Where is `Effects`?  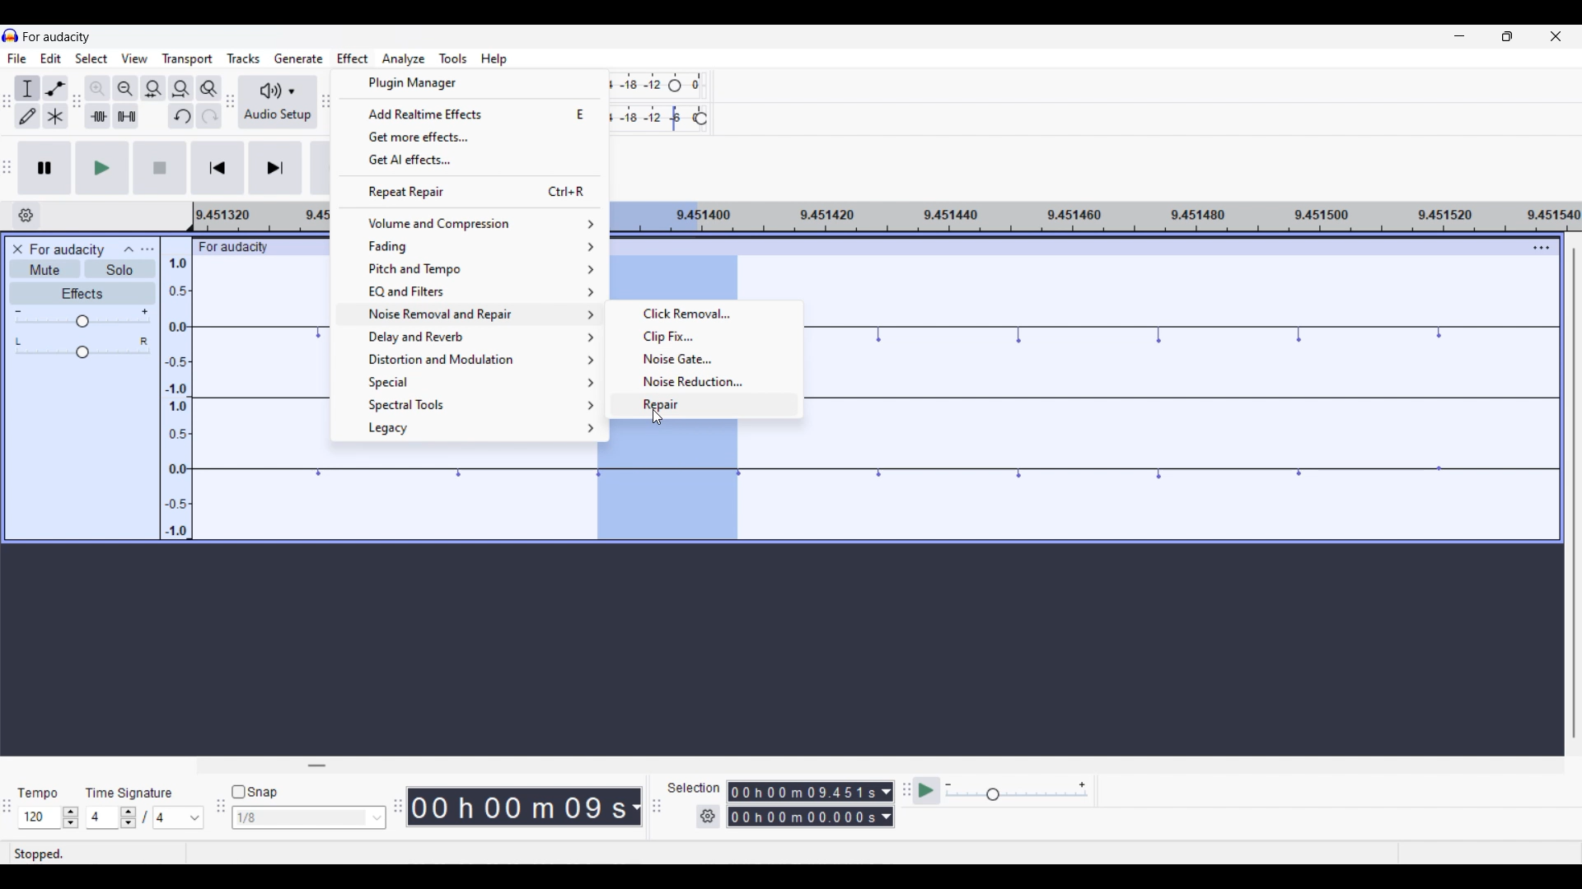 Effects is located at coordinates (83, 293).